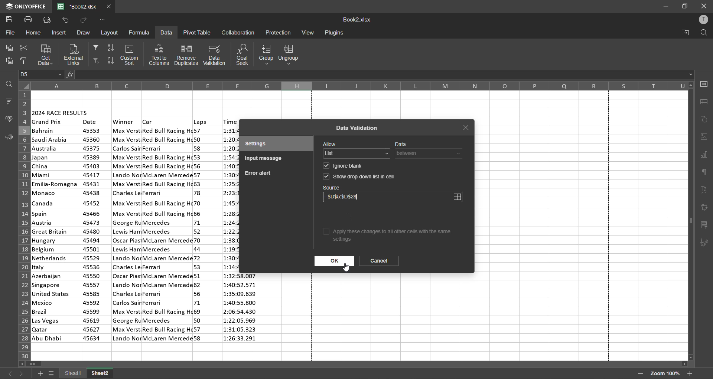  What do you see at coordinates (186, 54) in the screenshot?
I see `remove duplicates` at bounding box center [186, 54].